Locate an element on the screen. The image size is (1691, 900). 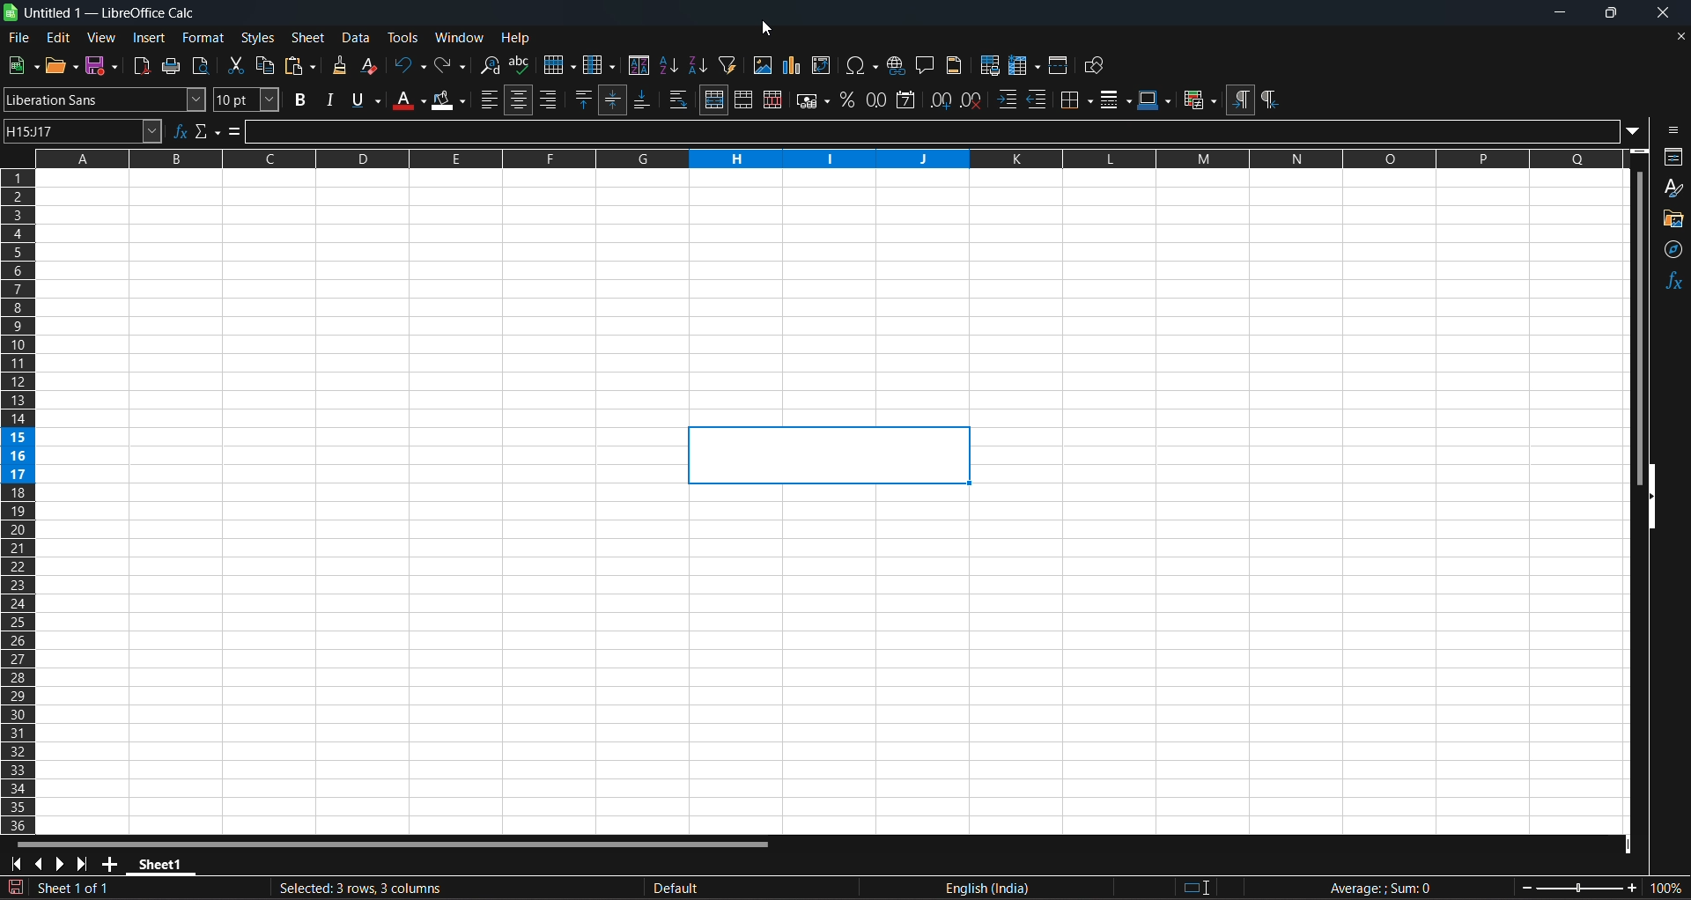
insert or edit pivot table is located at coordinates (823, 65).